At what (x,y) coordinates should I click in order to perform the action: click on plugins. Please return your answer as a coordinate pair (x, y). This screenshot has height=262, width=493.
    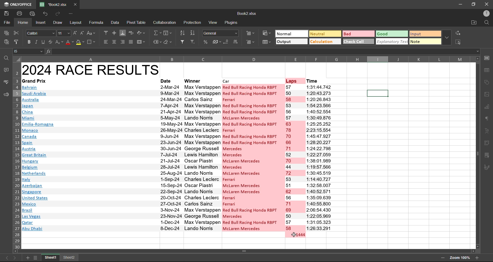
    Looking at the image, I should click on (232, 23).